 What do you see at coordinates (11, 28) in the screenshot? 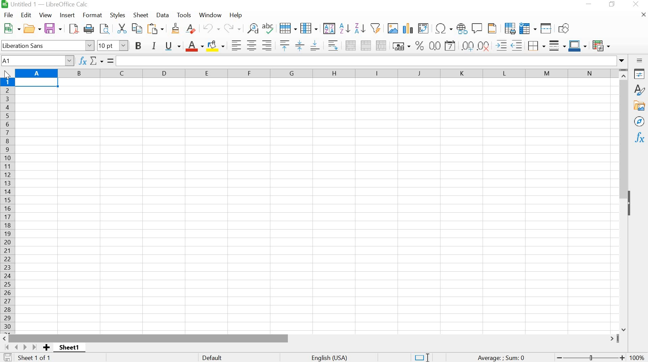
I see `NEW` at bounding box center [11, 28].